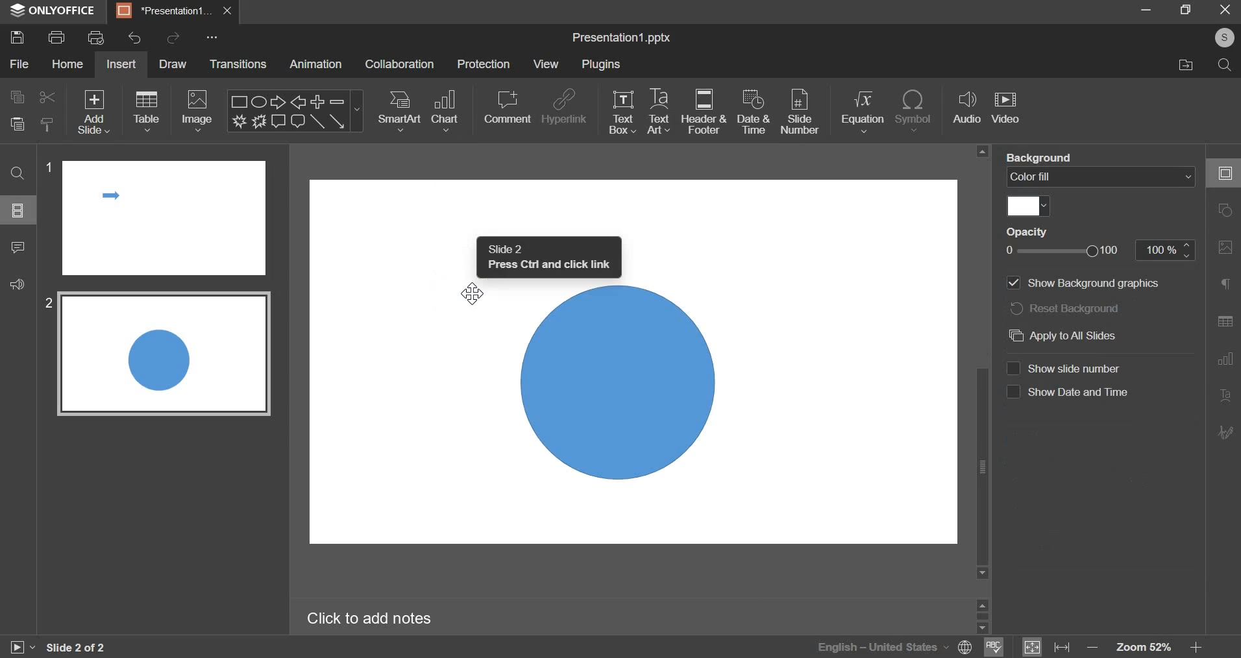  What do you see at coordinates (445, 111) in the screenshot?
I see `chart` at bounding box center [445, 111].